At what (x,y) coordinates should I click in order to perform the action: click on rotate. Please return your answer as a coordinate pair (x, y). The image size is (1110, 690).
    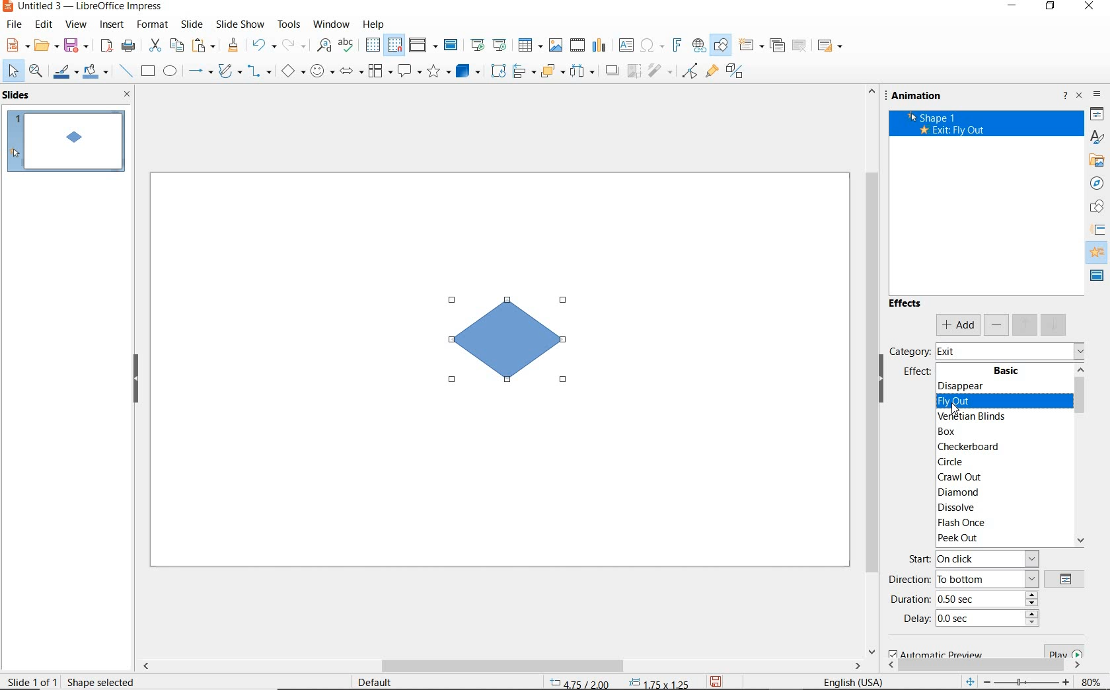
    Looking at the image, I should click on (498, 72).